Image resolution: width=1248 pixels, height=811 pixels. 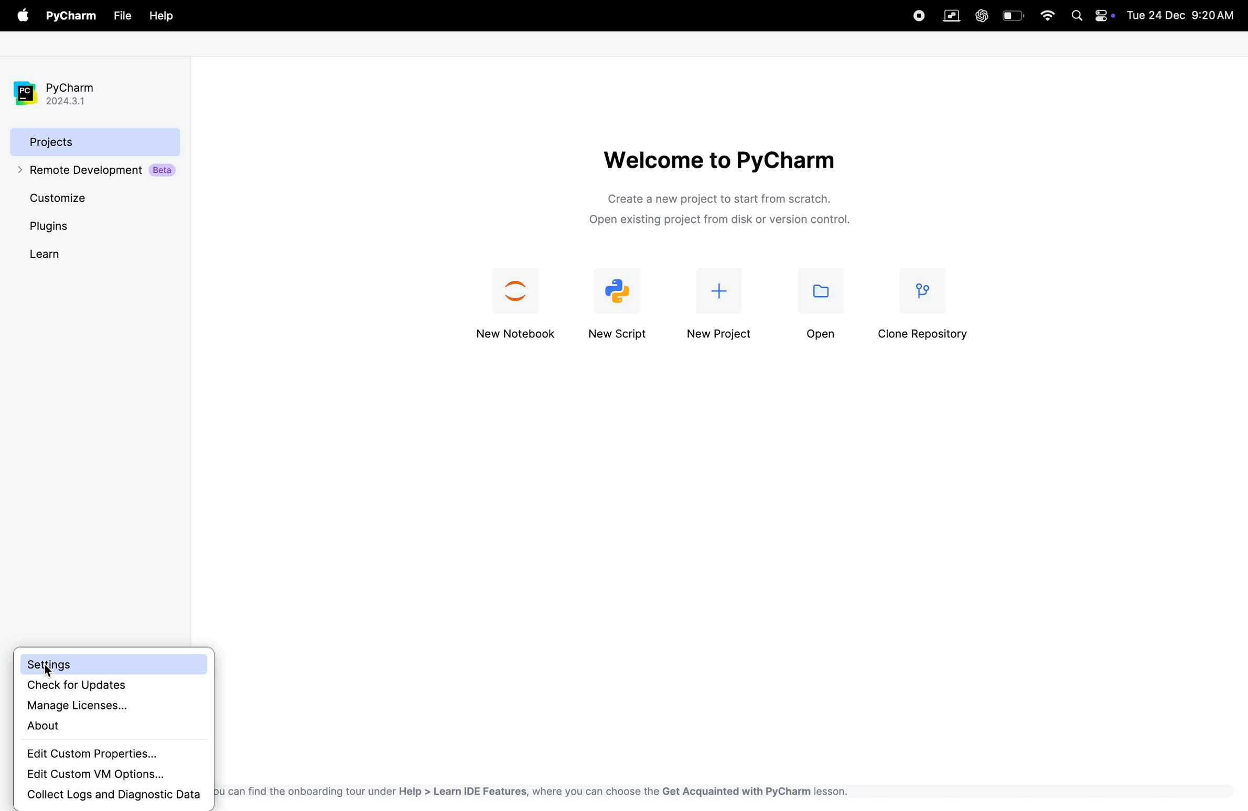 What do you see at coordinates (531, 791) in the screenshot?
I see `ide features` at bounding box center [531, 791].